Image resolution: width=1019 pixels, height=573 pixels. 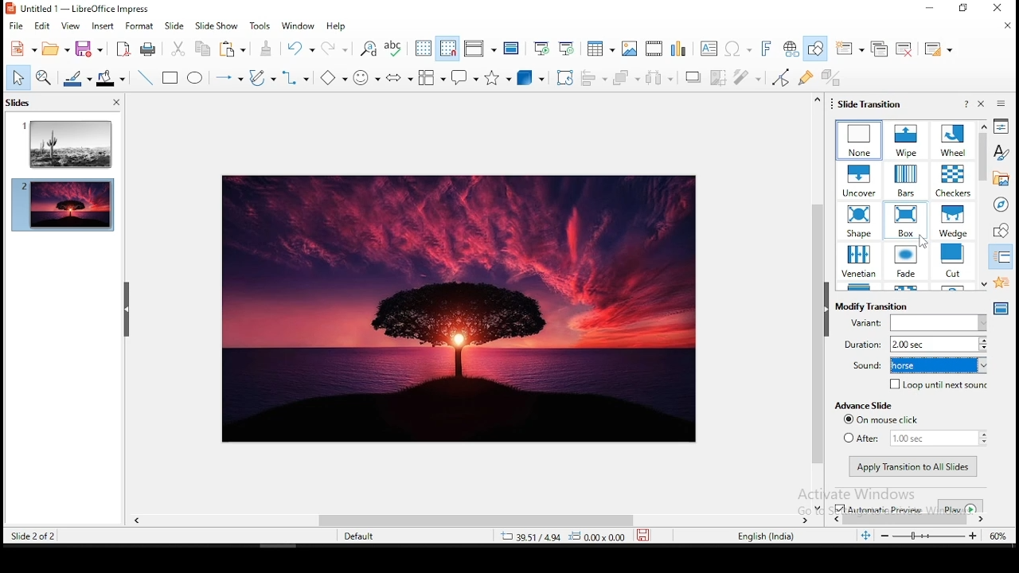 I want to click on shadow, so click(x=693, y=77).